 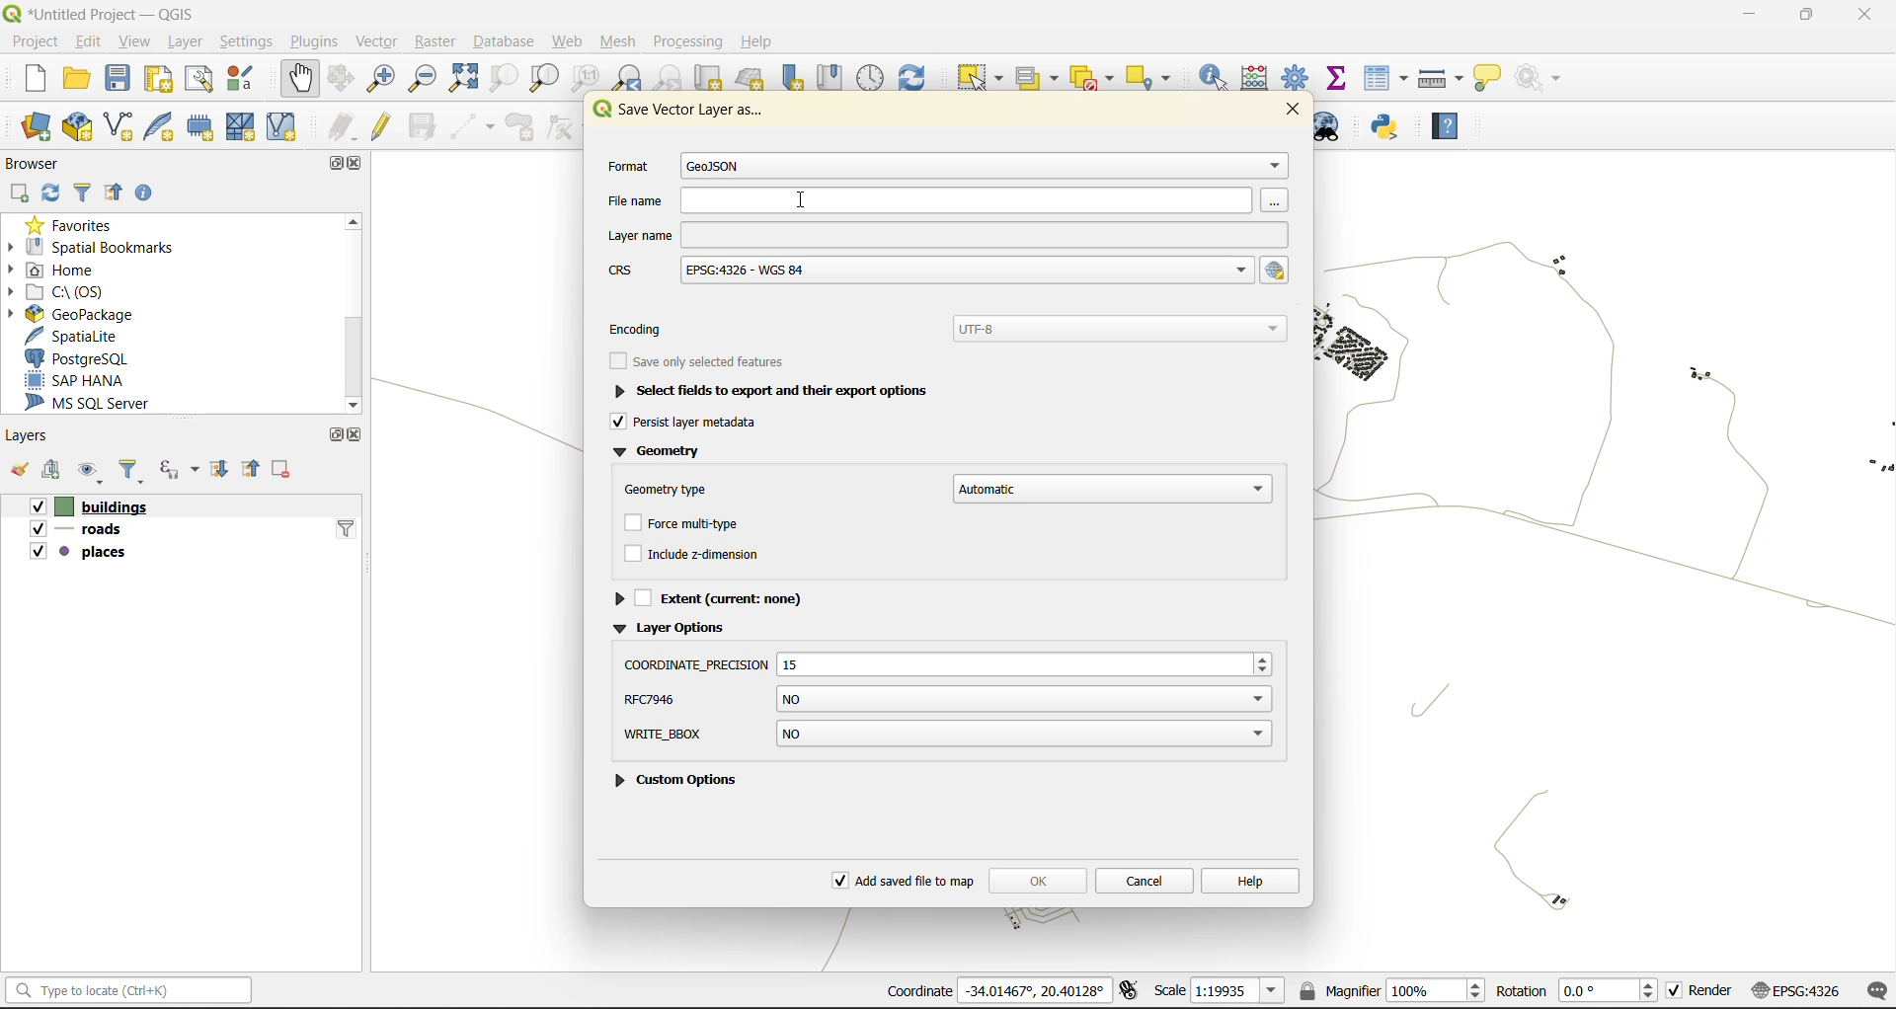 What do you see at coordinates (1260, 78) in the screenshot?
I see `calculator` at bounding box center [1260, 78].